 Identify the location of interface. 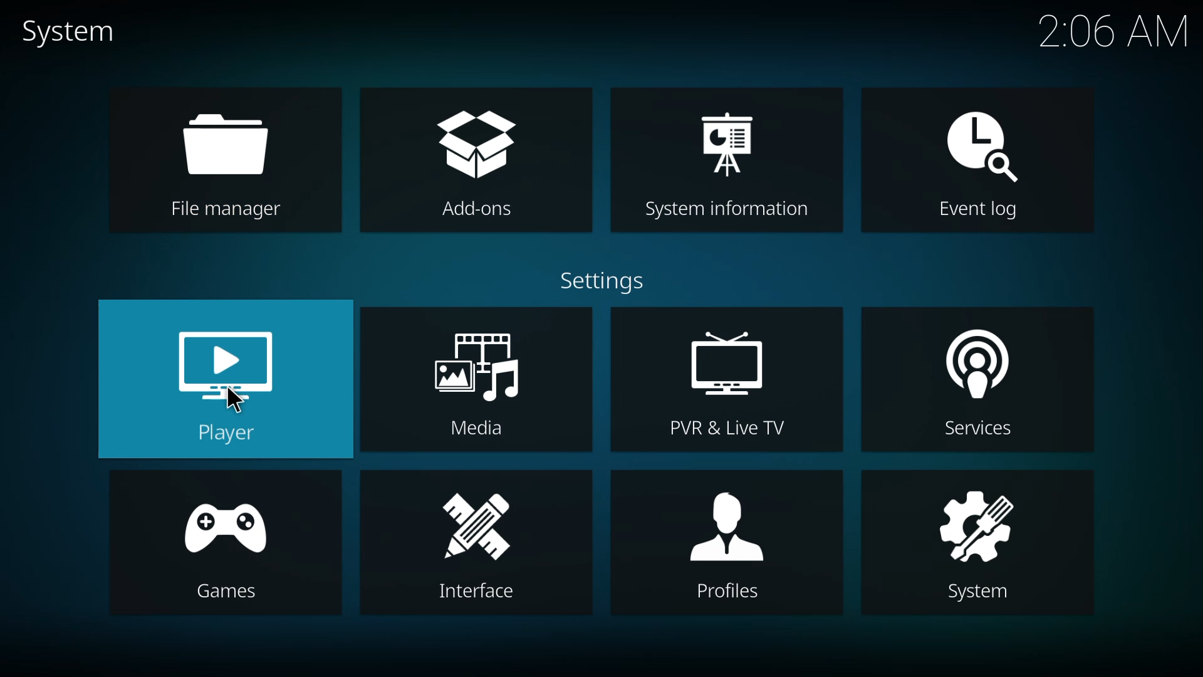
(477, 545).